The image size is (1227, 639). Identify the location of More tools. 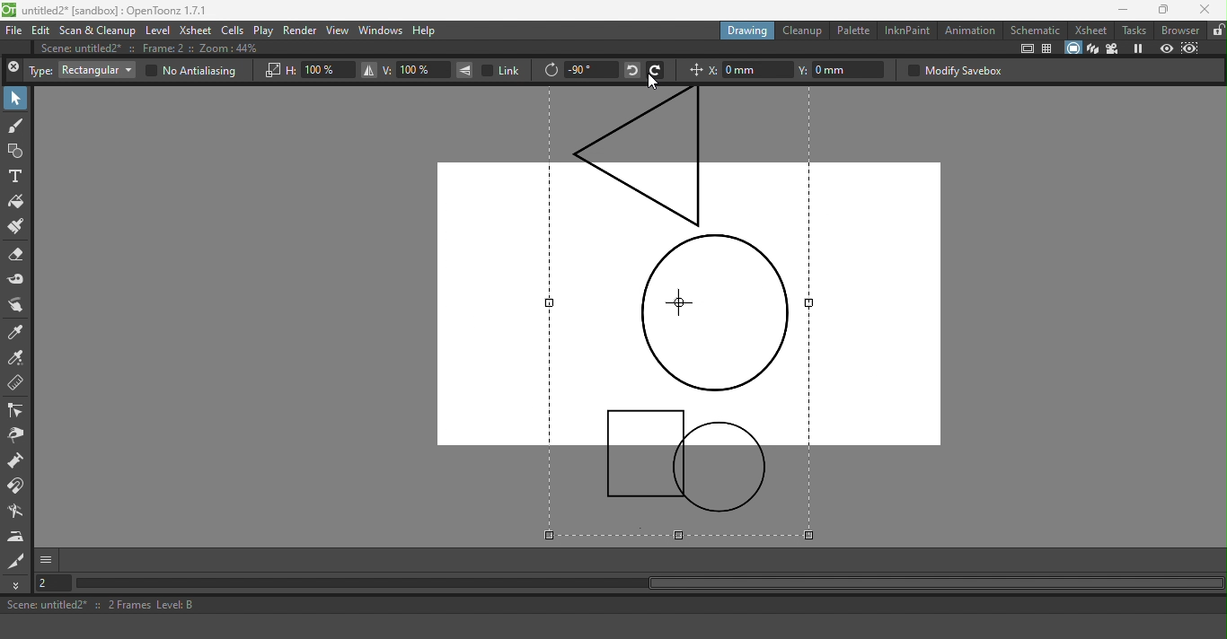
(18, 585).